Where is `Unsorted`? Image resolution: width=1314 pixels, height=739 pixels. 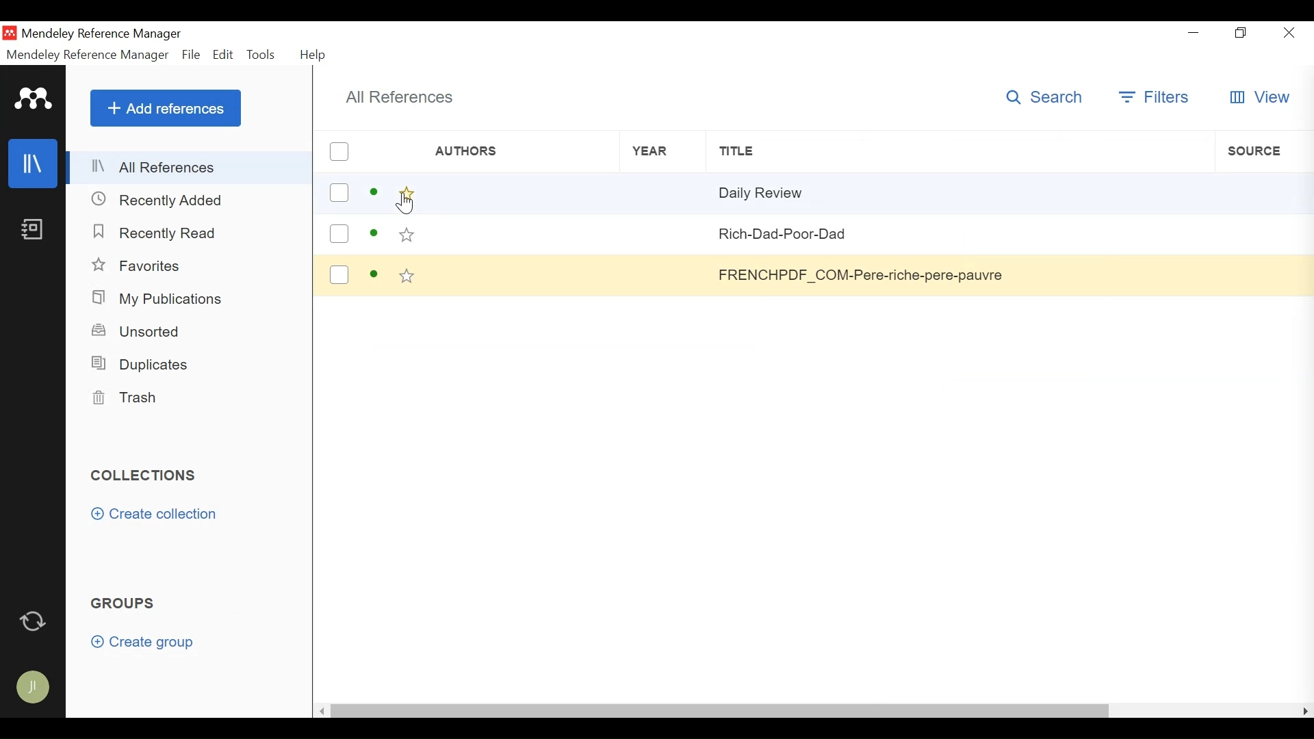 Unsorted is located at coordinates (140, 331).